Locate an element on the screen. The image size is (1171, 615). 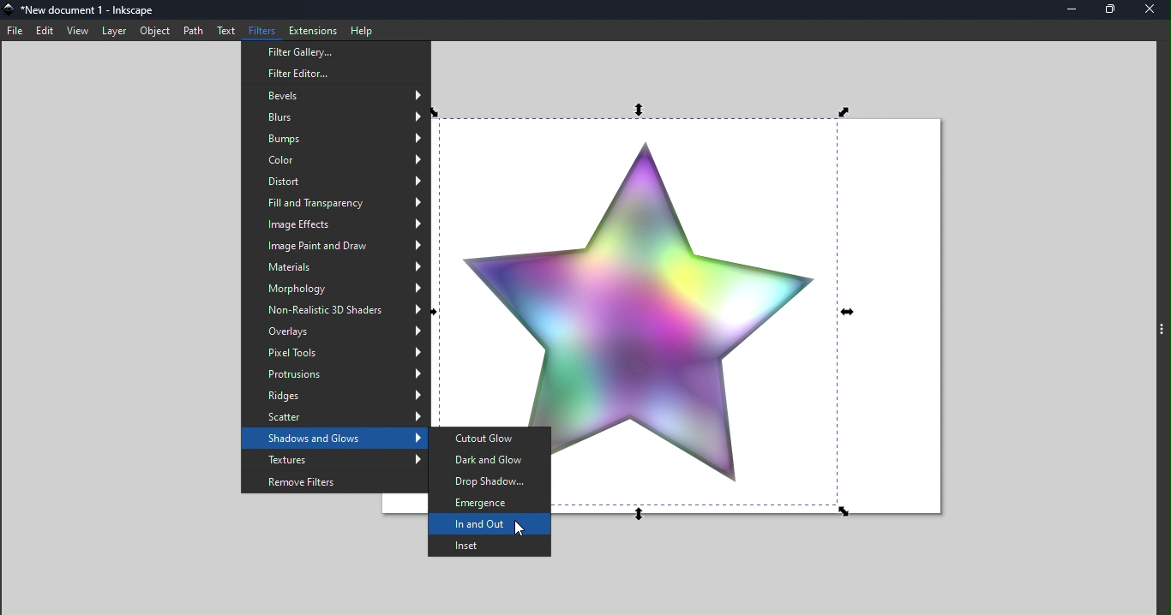
Bumps is located at coordinates (337, 137).